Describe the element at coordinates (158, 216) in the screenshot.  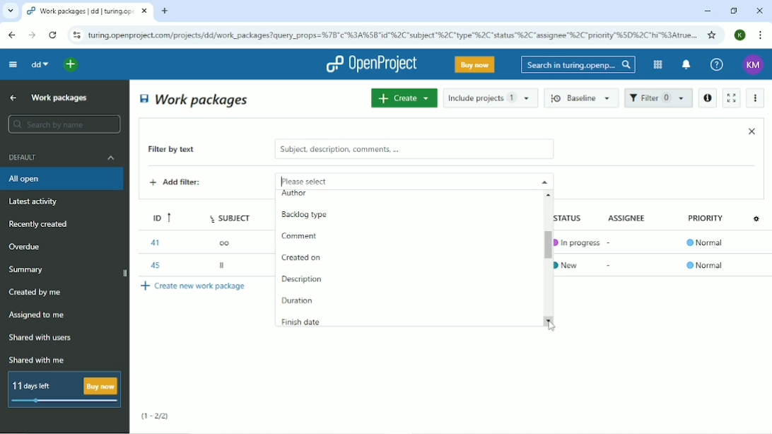
I see `ID` at that location.